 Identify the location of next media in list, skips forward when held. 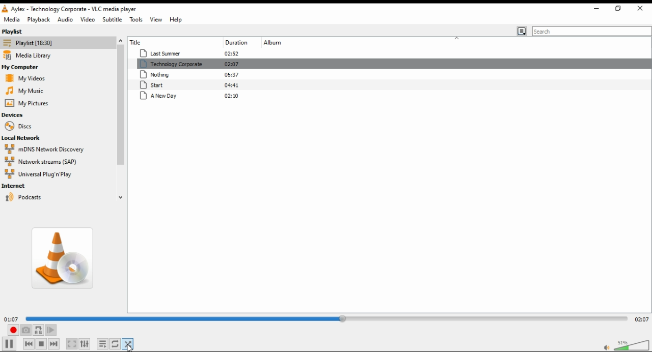
(54, 343).